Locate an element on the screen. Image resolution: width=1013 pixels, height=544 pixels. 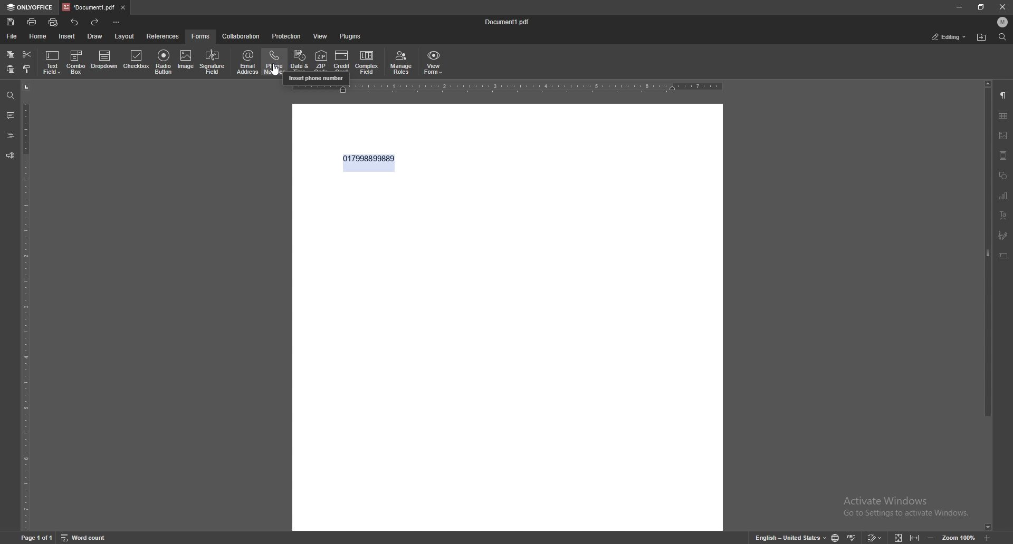
English- United States is located at coordinates (791, 537).